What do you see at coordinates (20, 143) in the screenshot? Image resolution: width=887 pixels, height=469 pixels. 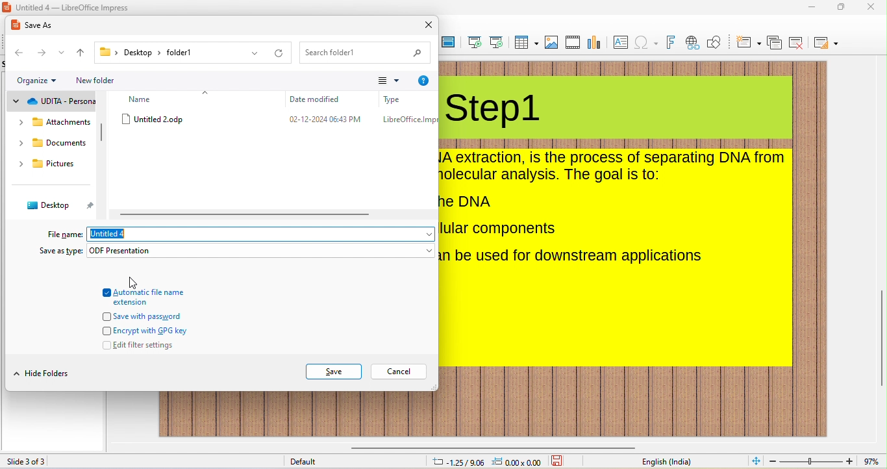 I see `drop down` at bounding box center [20, 143].